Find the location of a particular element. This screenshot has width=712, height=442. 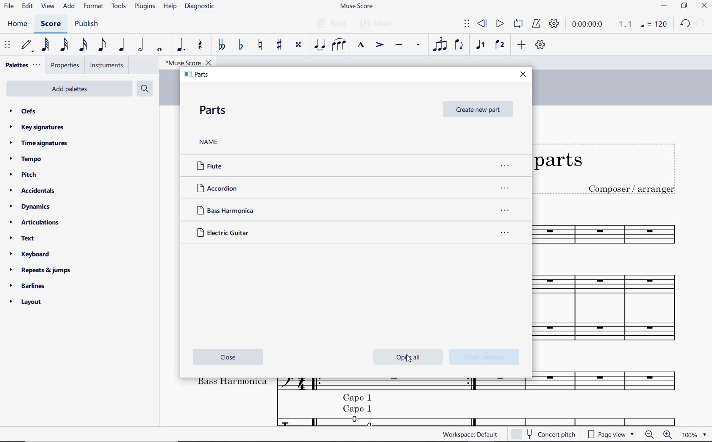

barlines is located at coordinates (30, 286).